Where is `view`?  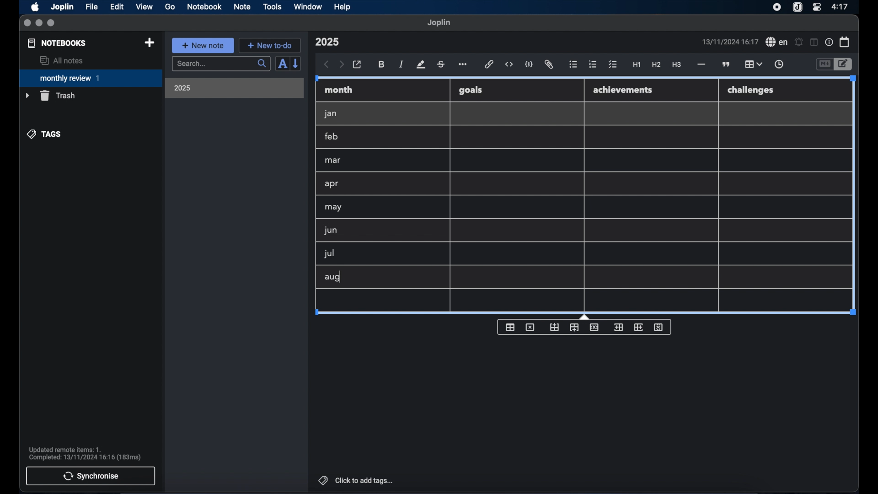
view is located at coordinates (144, 7).